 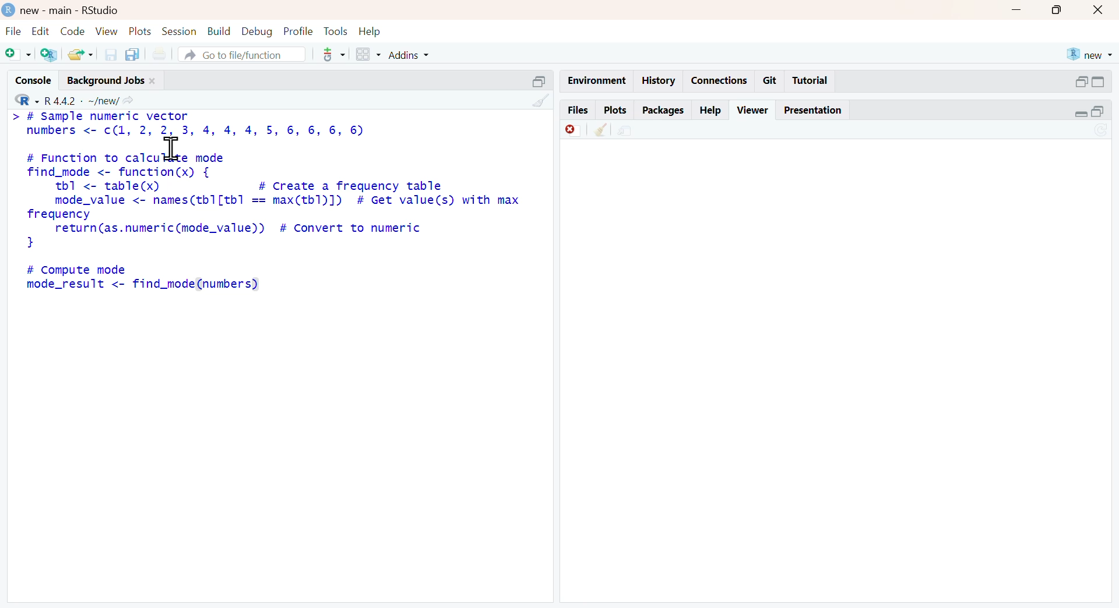 I want to click on history, so click(x=660, y=81).